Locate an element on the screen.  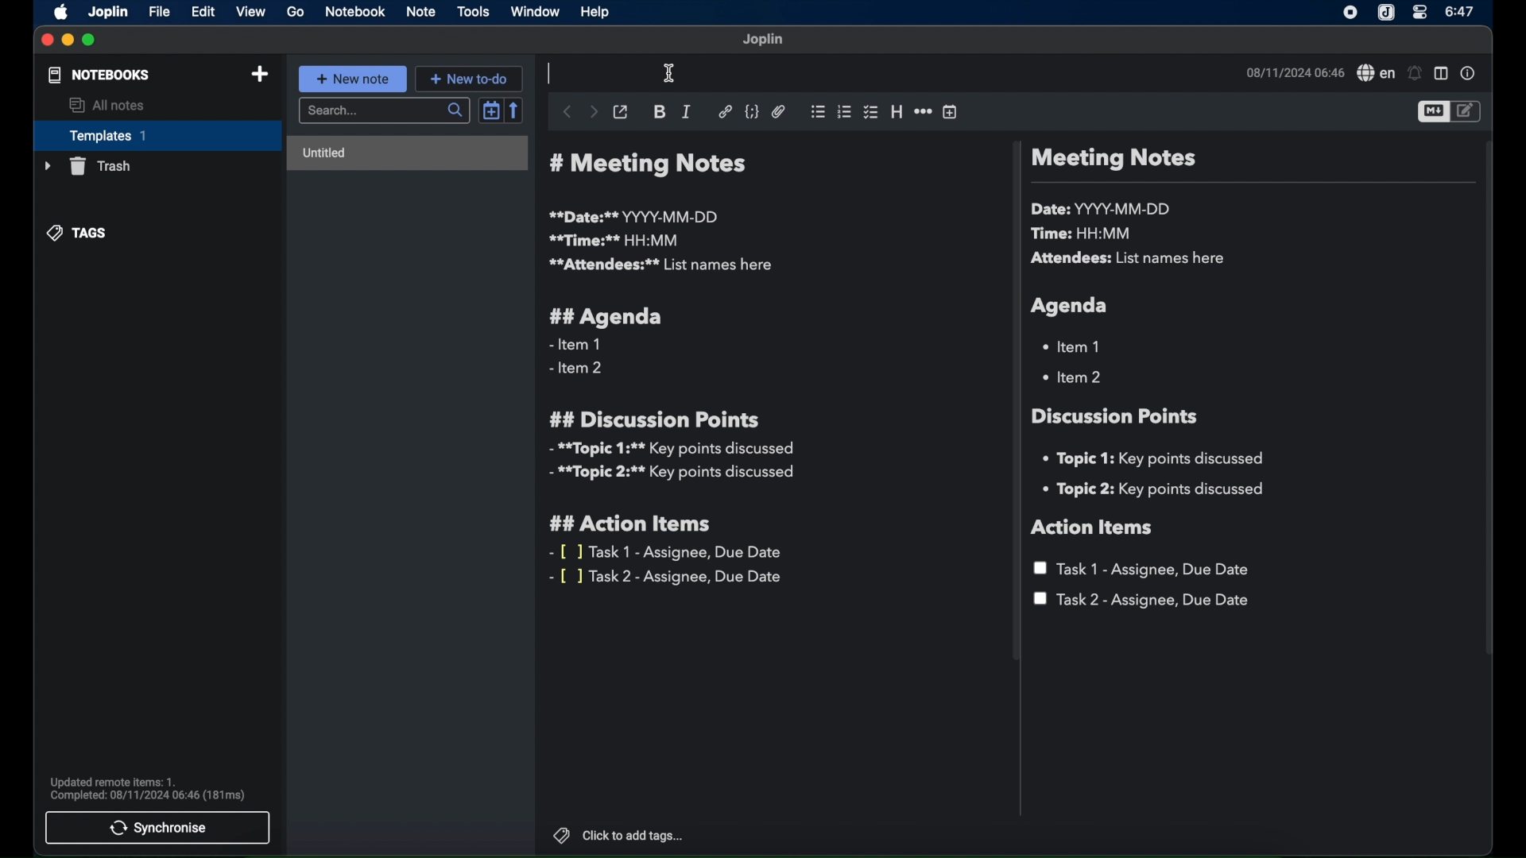
notebooks is located at coordinates (98, 75).